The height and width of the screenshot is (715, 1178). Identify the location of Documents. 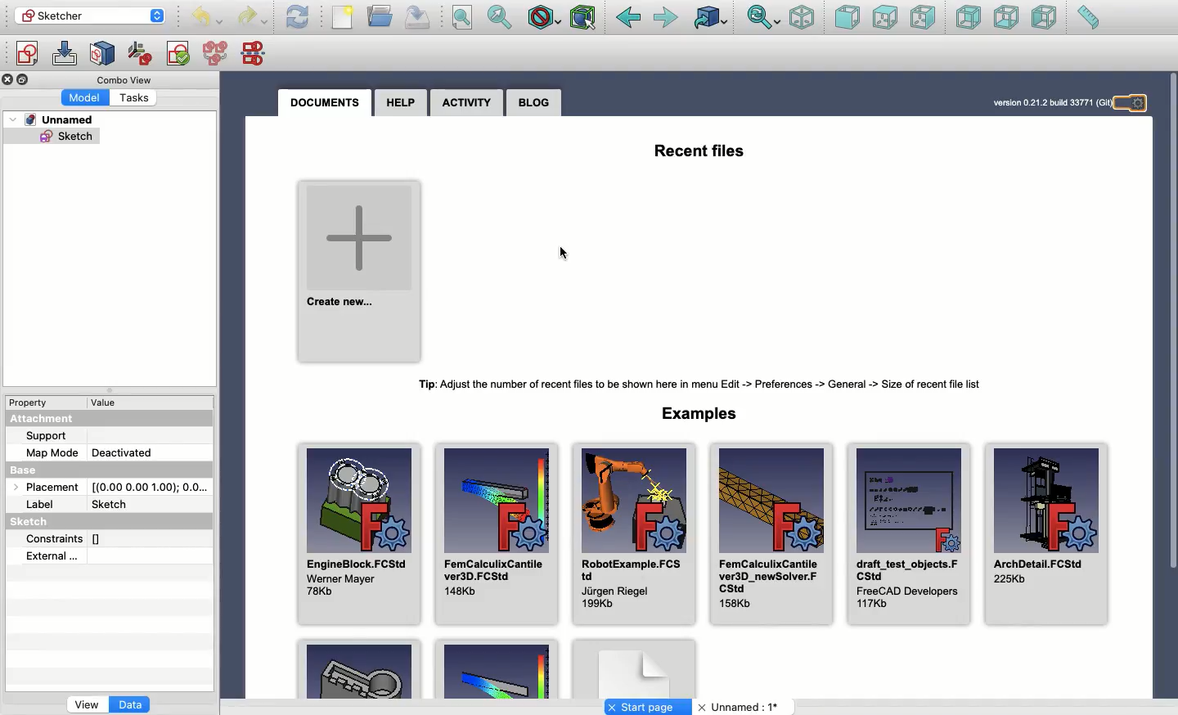
(323, 102).